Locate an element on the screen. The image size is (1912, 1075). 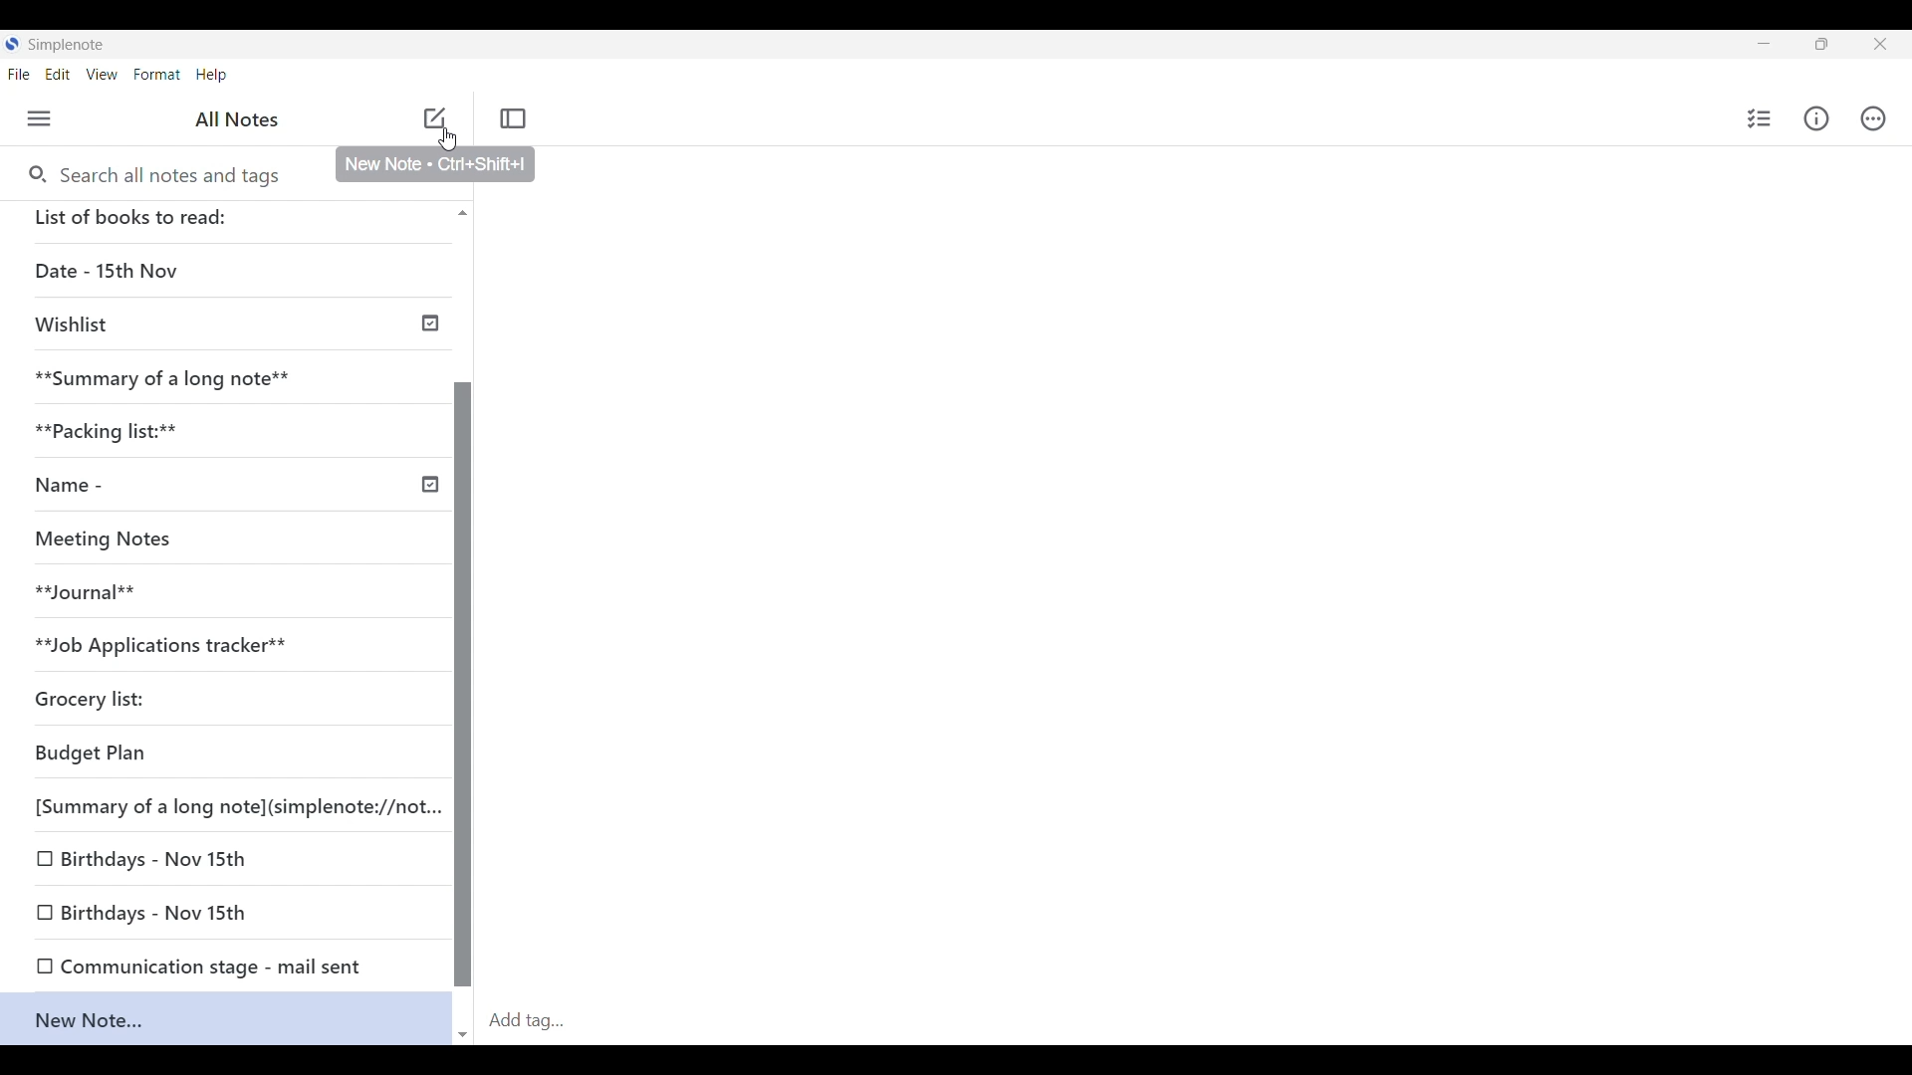
Birthdays - Nov 15th is located at coordinates (224, 858).